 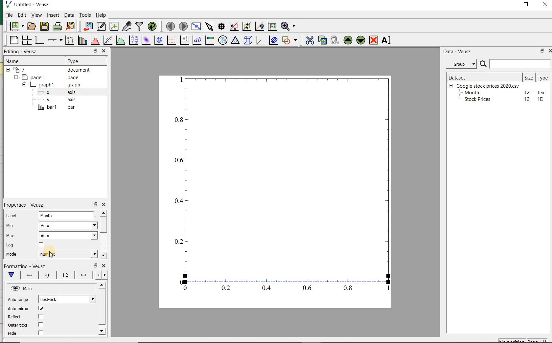 What do you see at coordinates (458, 51) in the screenshot?
I see `Data - Veusz` at bounding box center [458, 51].